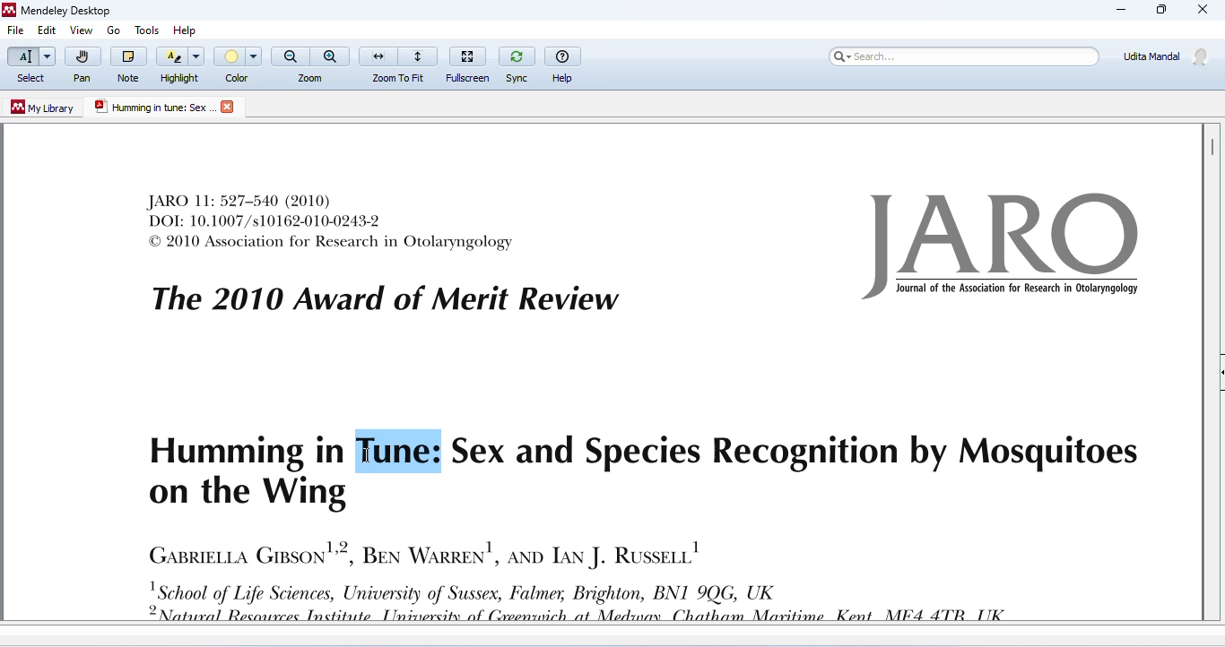 This screenshot has width=1225, height=647. What do you see at coordinates (30, 65) in the screenshot?
I see `select` at bounding box center [30, 65].